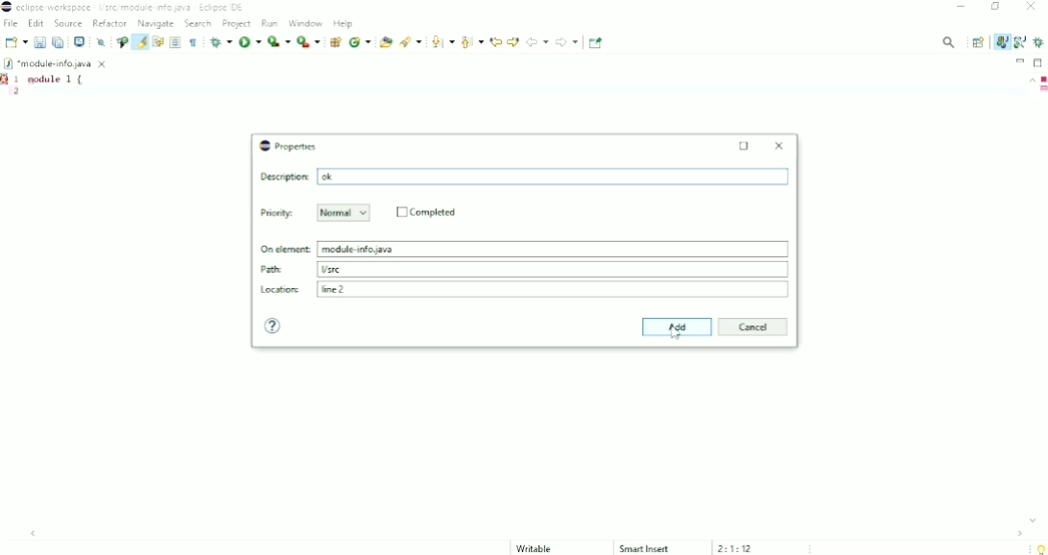 The image size is (1048, 555). What do you see at coordinates (193, 42) in the screenshot?
I see `Show whitespace characters` at bounding box center [193, 42].